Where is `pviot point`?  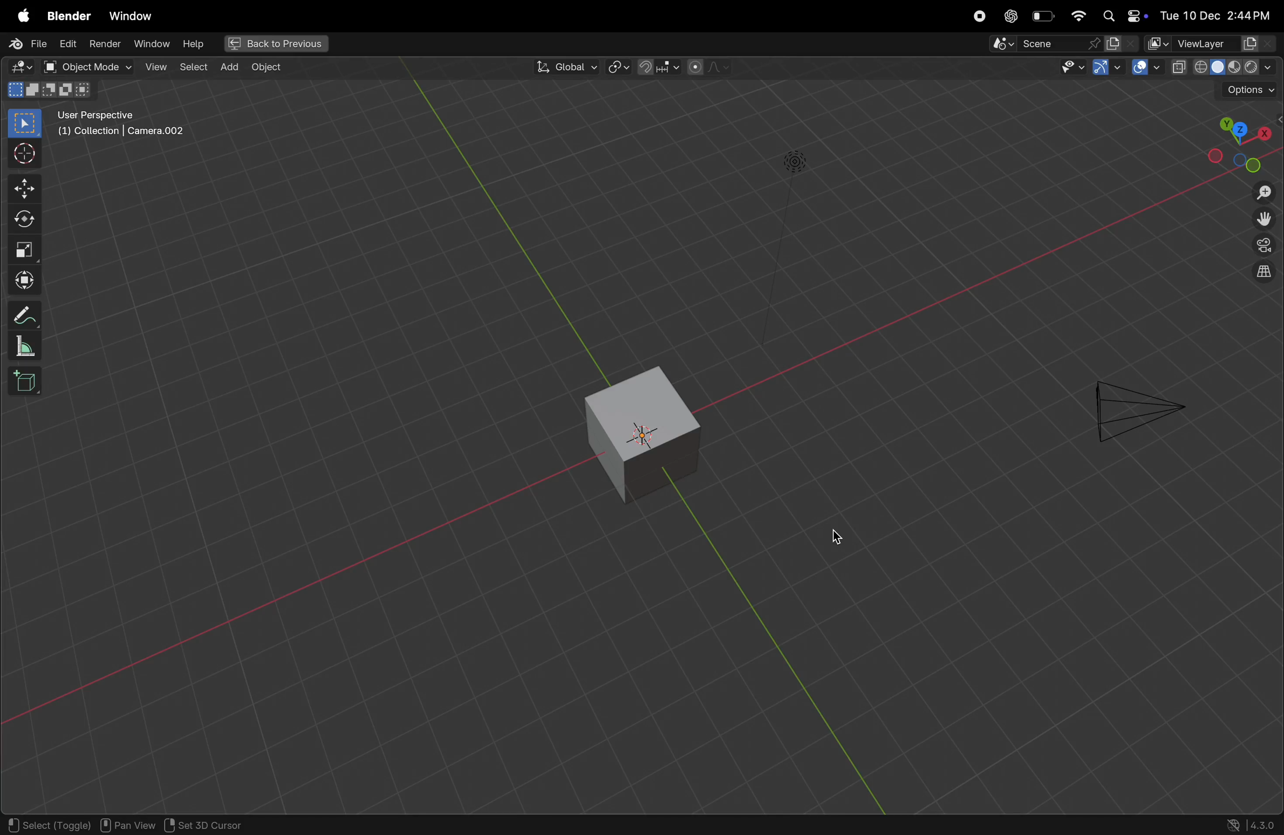 pviot point is located at coordinates (616, 69).